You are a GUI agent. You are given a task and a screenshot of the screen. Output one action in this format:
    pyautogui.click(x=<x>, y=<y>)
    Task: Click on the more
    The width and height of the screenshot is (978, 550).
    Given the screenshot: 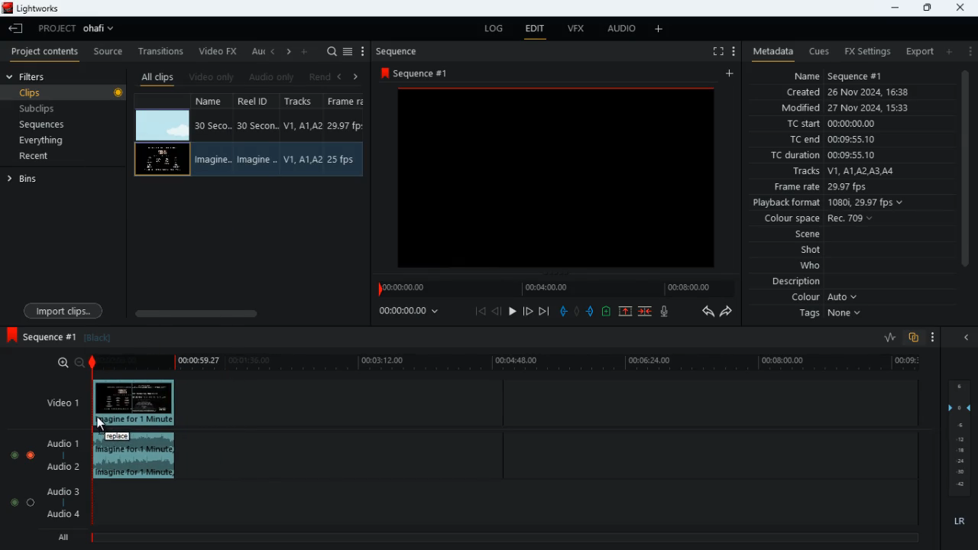 What is the action you would take?
    pyautogui.click(x=363, y=51)
    